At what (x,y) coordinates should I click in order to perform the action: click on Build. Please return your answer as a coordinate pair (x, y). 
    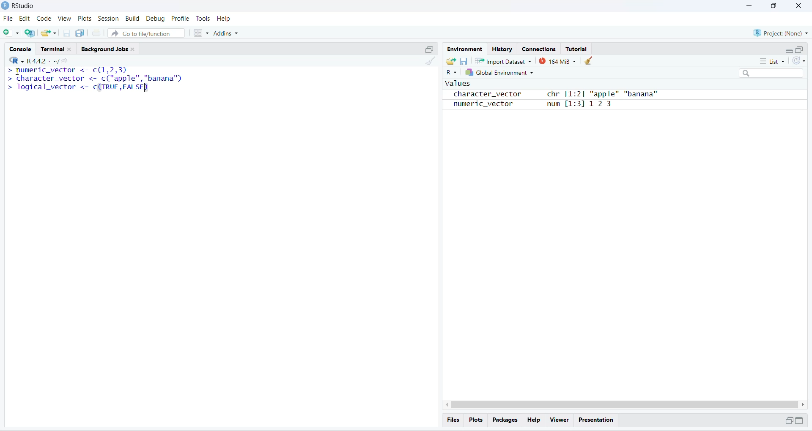
    Looking at the image, I should click on (132, 18).